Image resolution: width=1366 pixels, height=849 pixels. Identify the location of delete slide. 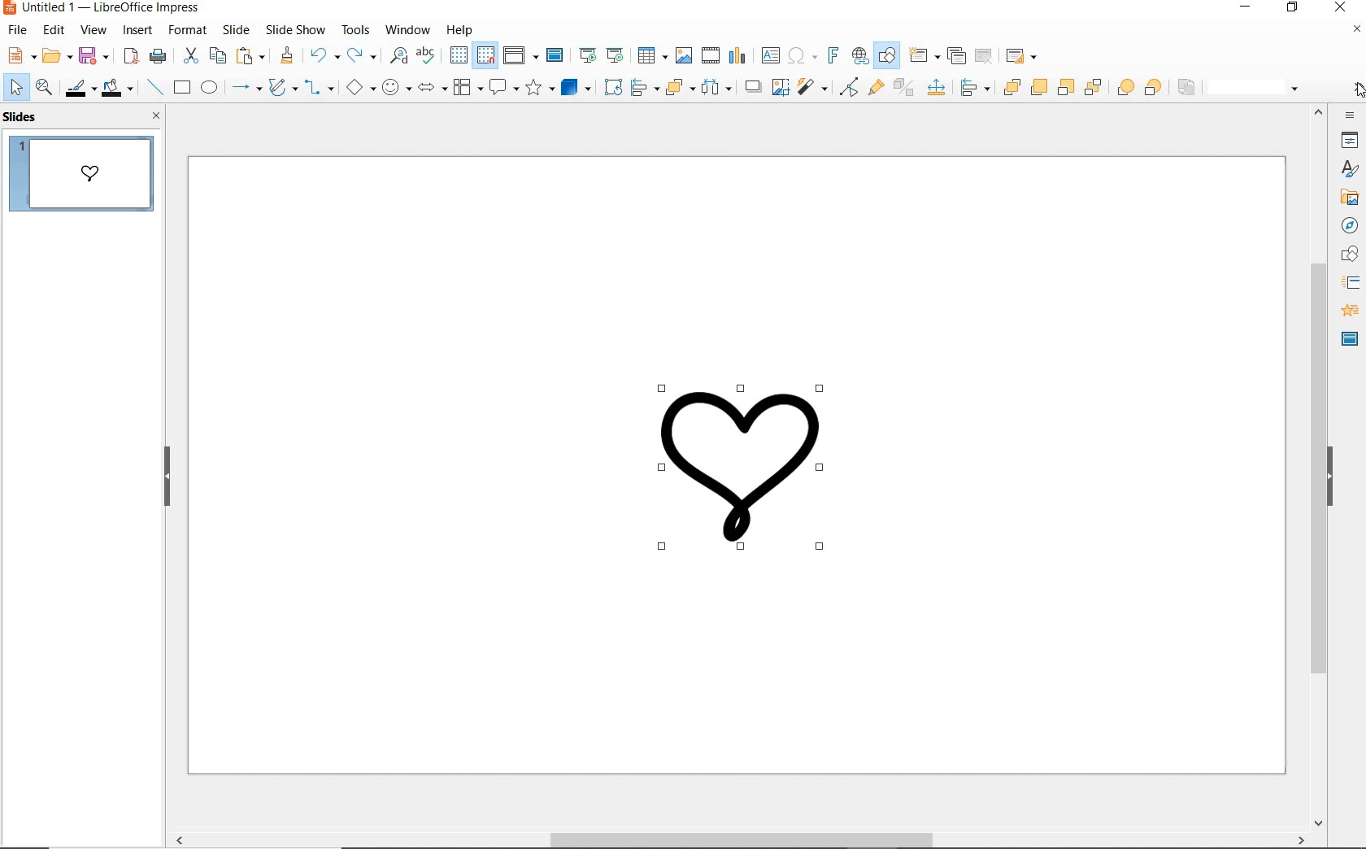
(984, 56).